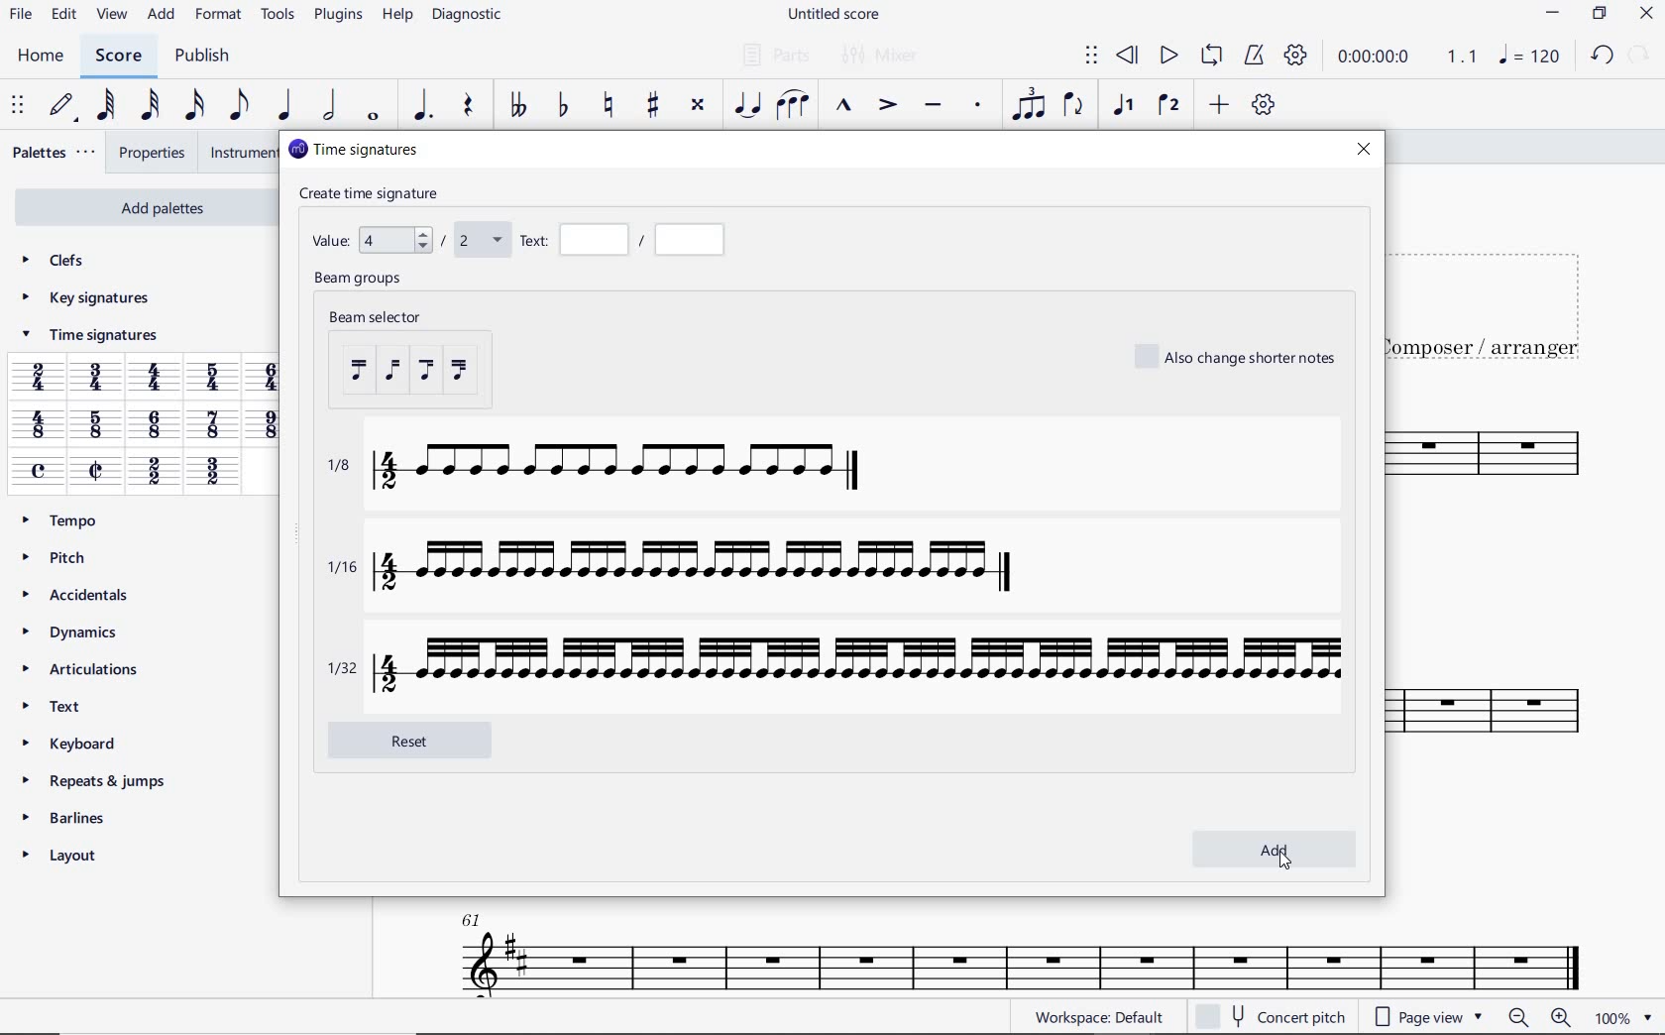  What do you see at coordinates (1103, 1016) in the screenshot?
I see `workspace default` at bounding box center [1103, 1016].